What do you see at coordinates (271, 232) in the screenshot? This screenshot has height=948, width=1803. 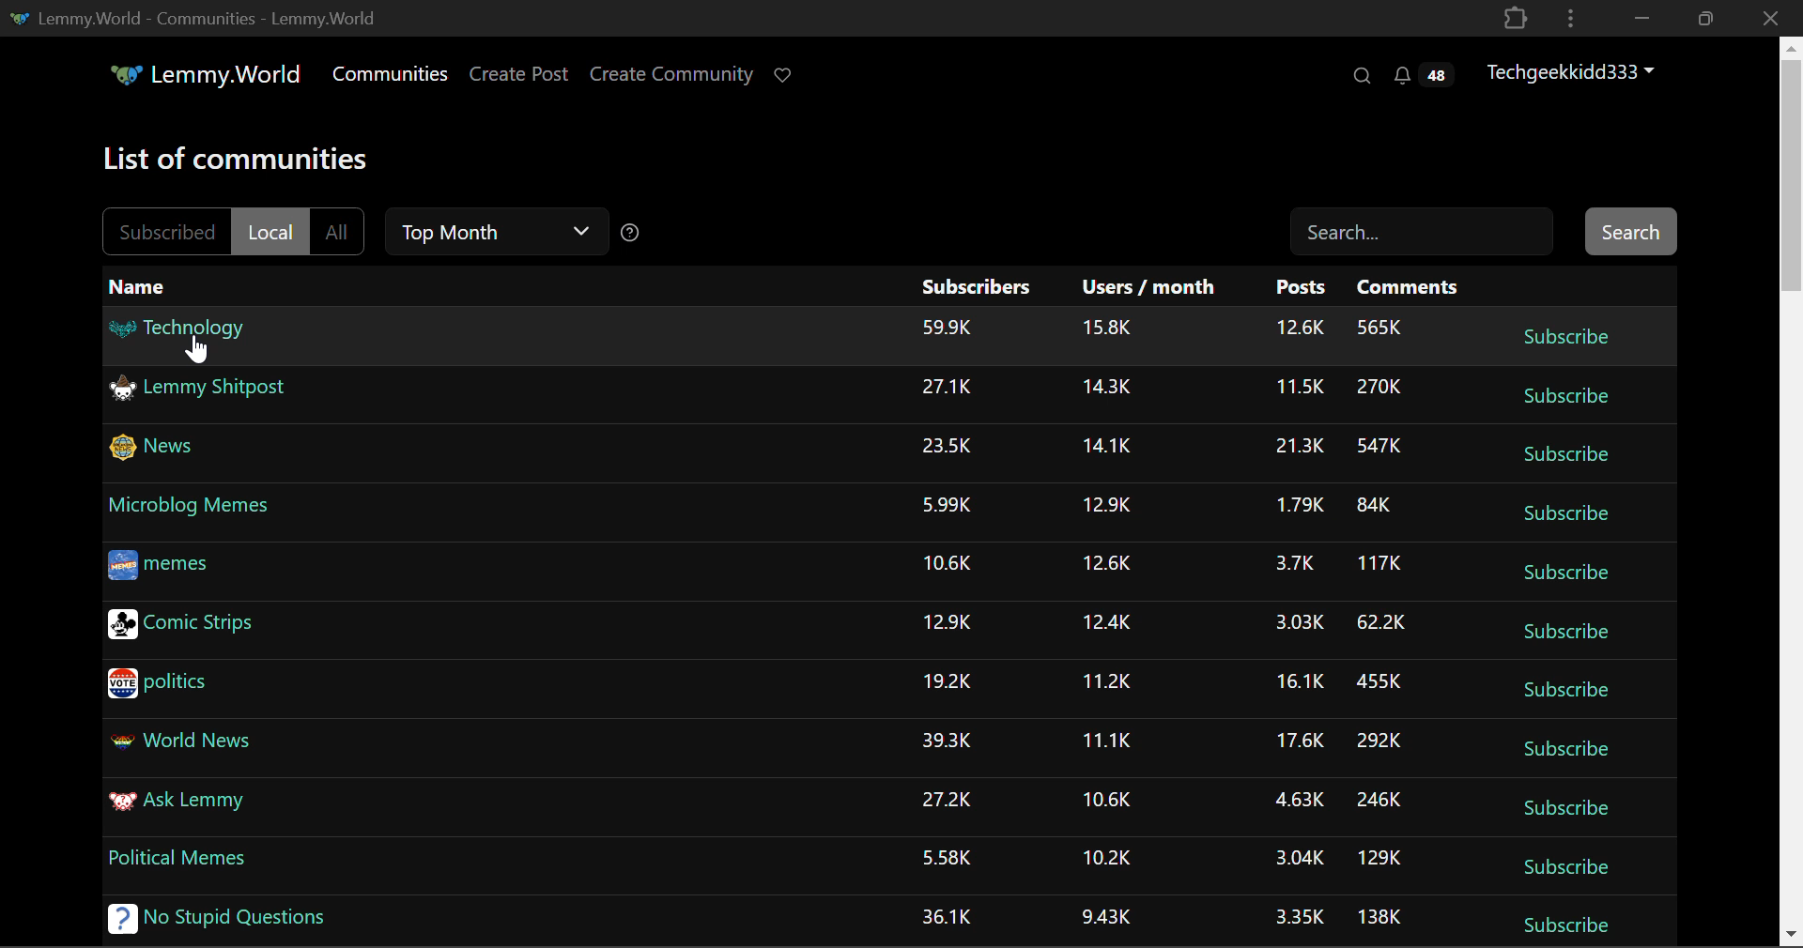 I see `Local` at bounding box center [271, 232].